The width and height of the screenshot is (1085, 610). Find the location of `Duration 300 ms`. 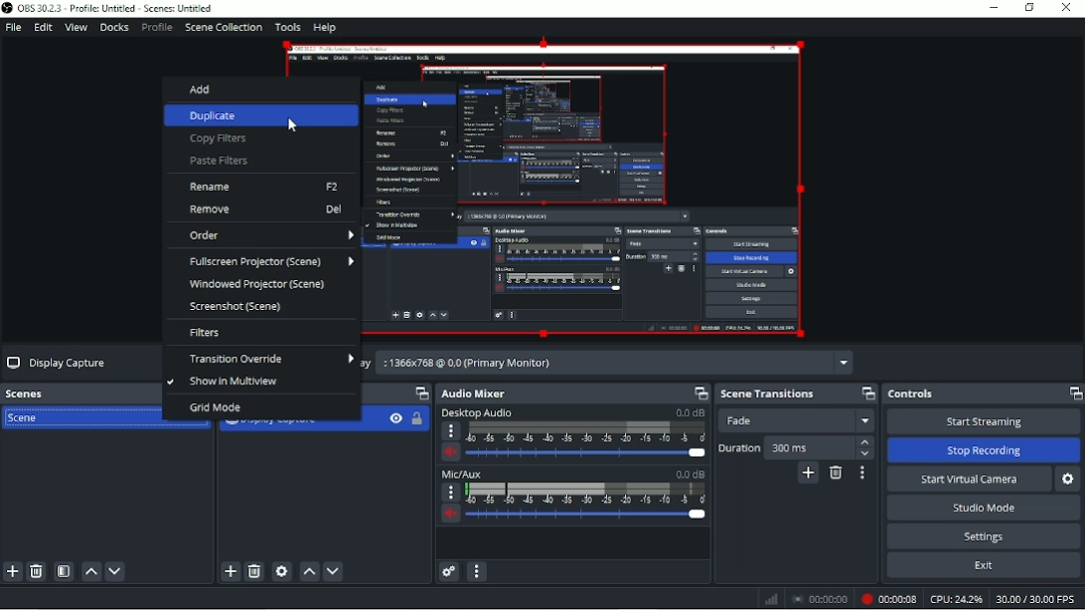

Duration 300 ms is located at coordinates (797, 447).